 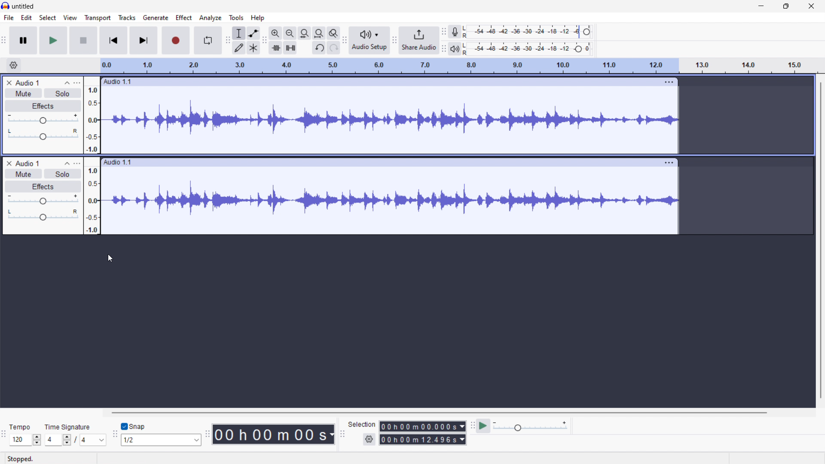 What do you see at coordinates (27, 18) in the screenshot?
I see `edit` at bounding box center [27, 18].